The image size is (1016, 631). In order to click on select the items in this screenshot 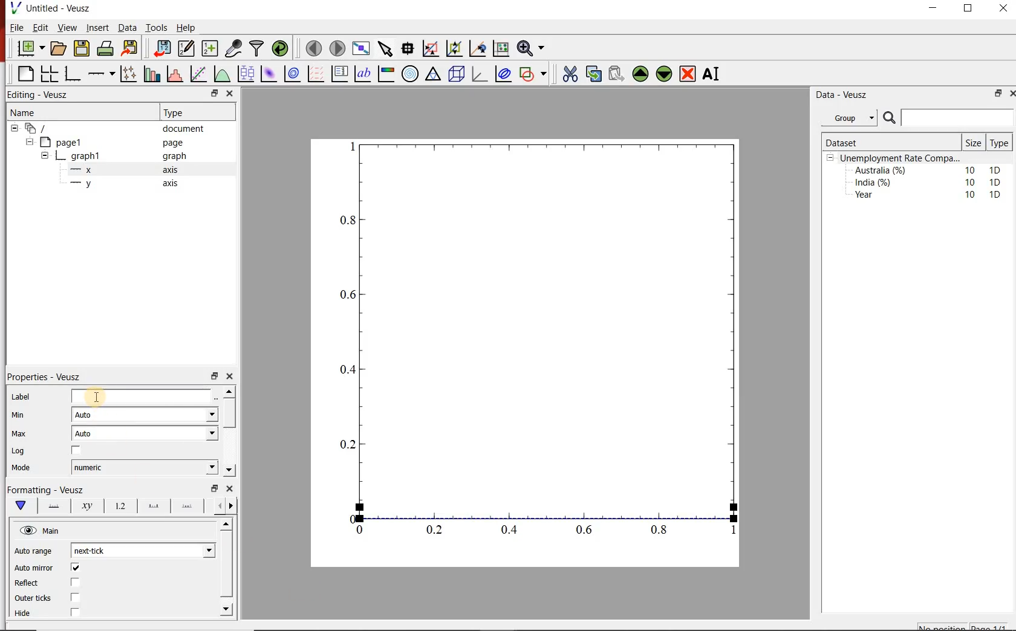, I will do `click(386, 47)`.